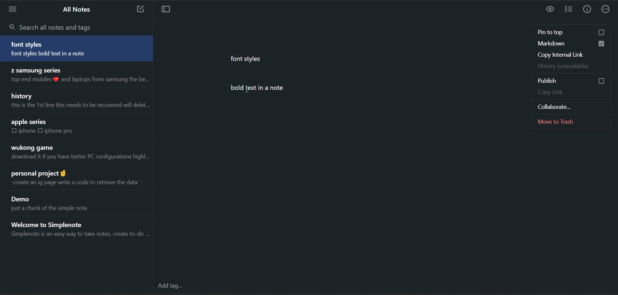 The width and height of the screenshot is (618, 295). Describe the element at coordinates (59, 131) in the screenshot. I see `iphone pro` at that location.